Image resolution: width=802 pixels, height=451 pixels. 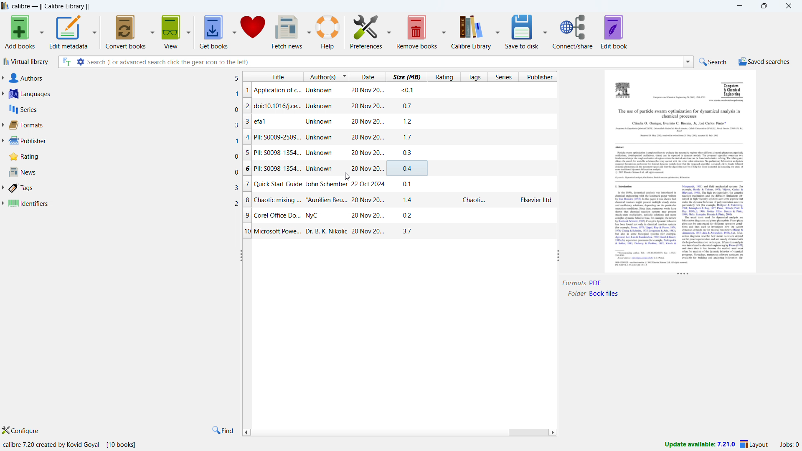 What do you see at coordinates (394, 215) in the screenshot?
I see `Corel Office Do..` at bounding box center [394, 215].